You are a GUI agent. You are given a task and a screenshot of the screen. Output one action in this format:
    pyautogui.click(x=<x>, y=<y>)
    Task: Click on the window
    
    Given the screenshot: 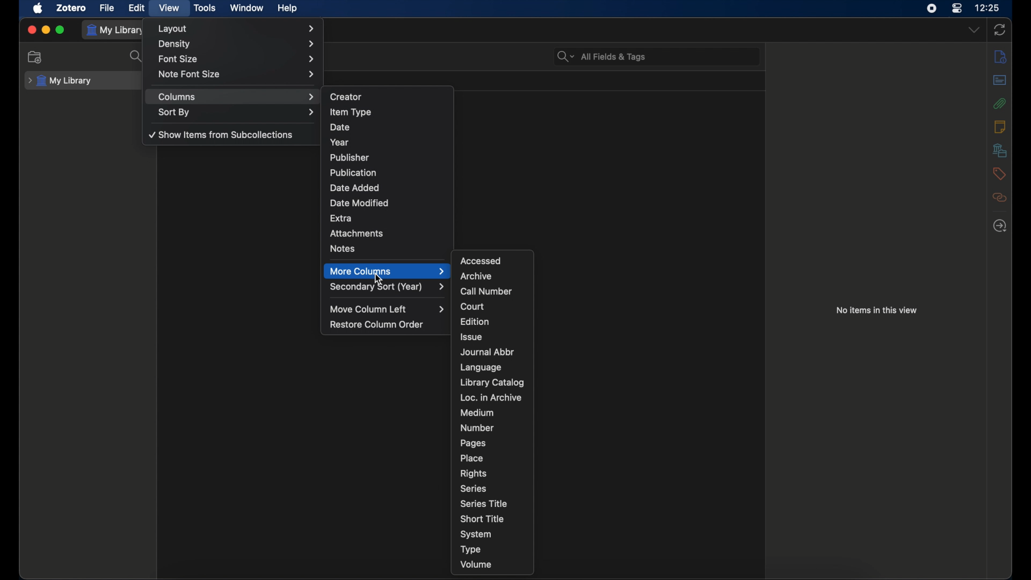 What is the action you would take?
    pyautogui.click(x=247, y=8)
    